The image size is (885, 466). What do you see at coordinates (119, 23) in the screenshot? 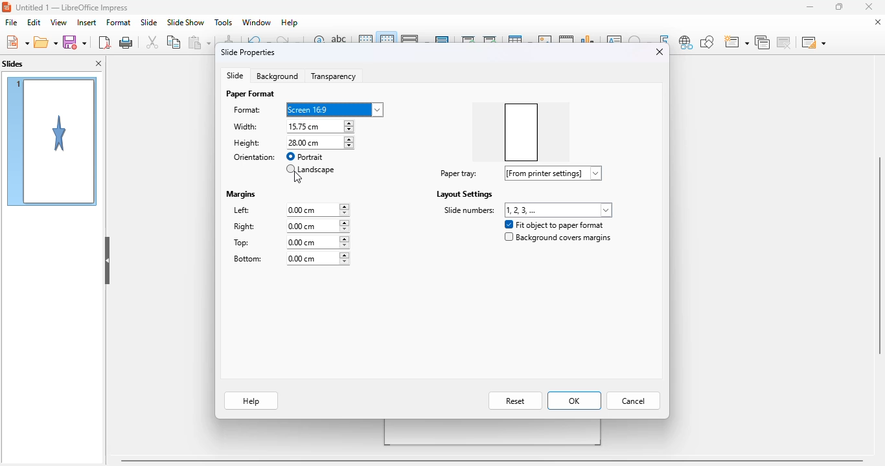
I see `format` at bounding box center [119, 23].